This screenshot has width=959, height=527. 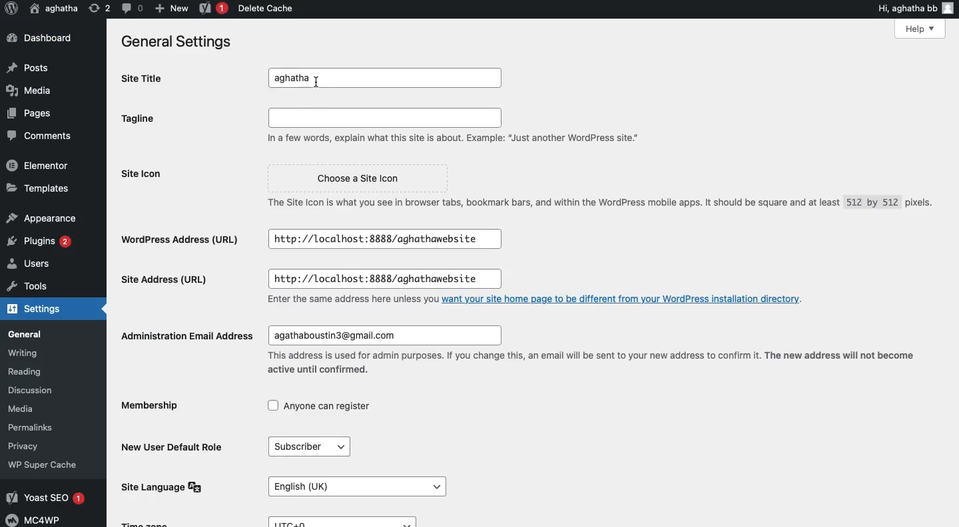 What do you see at coordinates (37, 136) in the screenshot?
I see `Comments` at bounding box center [37, 136].